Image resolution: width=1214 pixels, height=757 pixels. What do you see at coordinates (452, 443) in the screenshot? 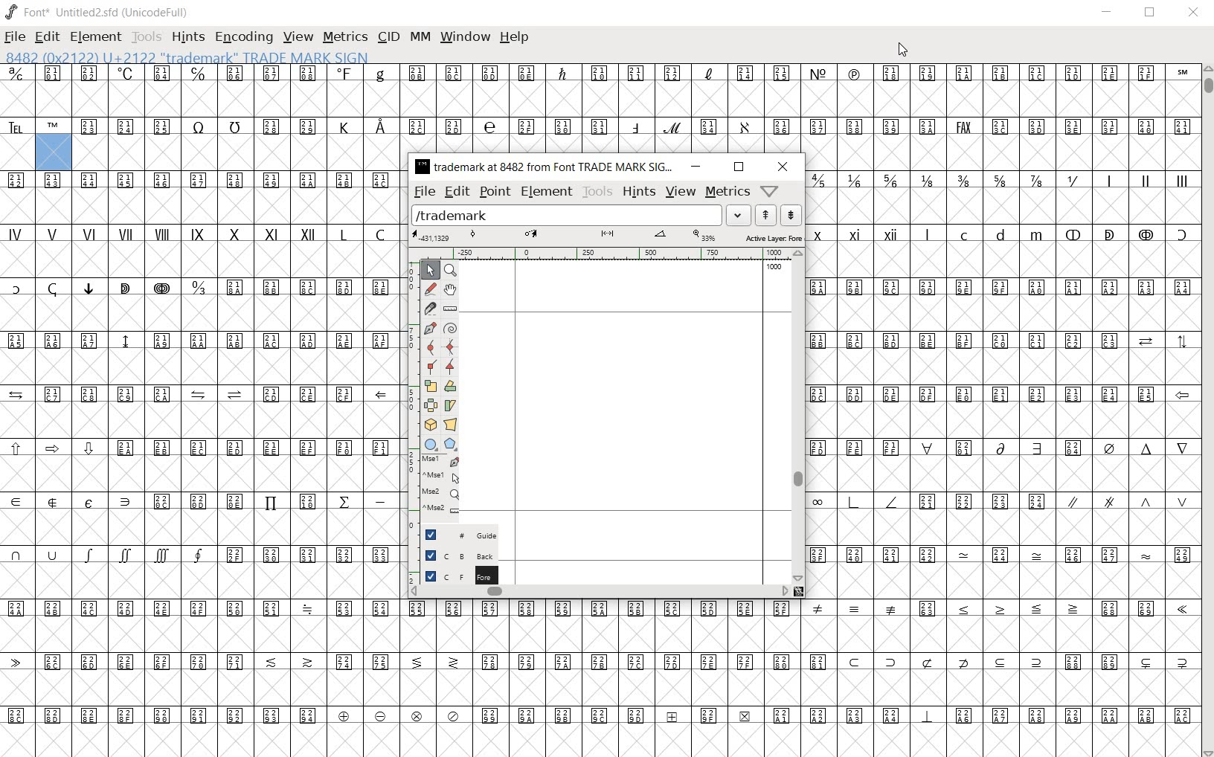
I see `polygon or star` at bounding box center [452, 443].